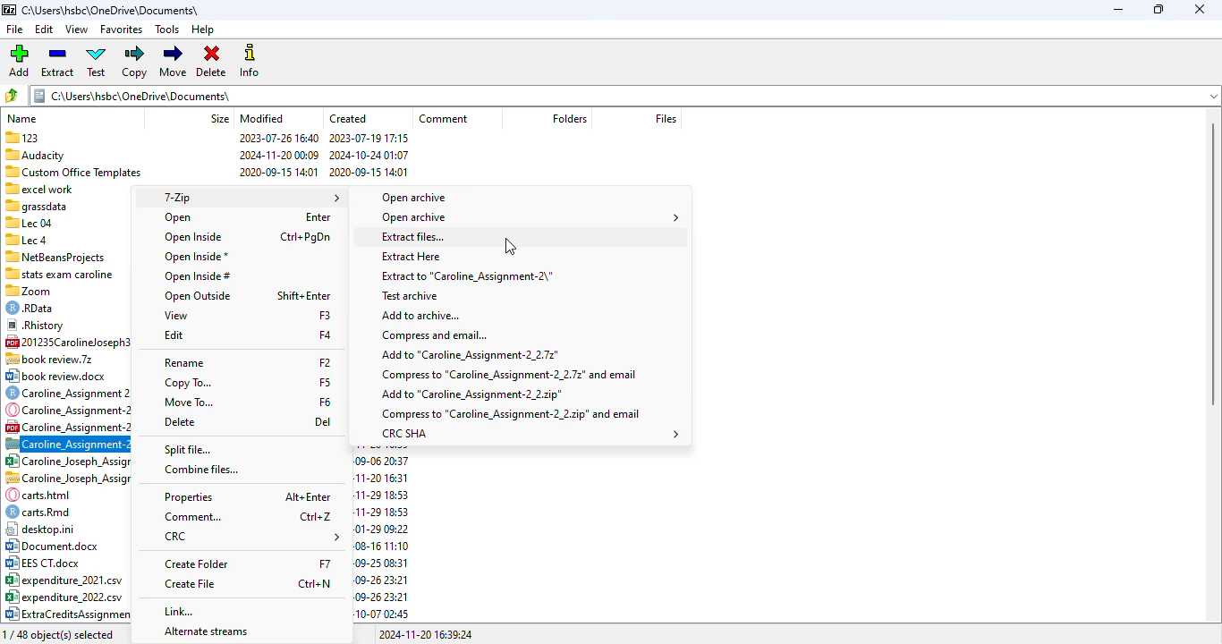 Image resolution: width=1222 pixels, height=644 pixels. Describe the element at coordinates (318, 216) in the screenshot. I see `shortcut for open` at that location.